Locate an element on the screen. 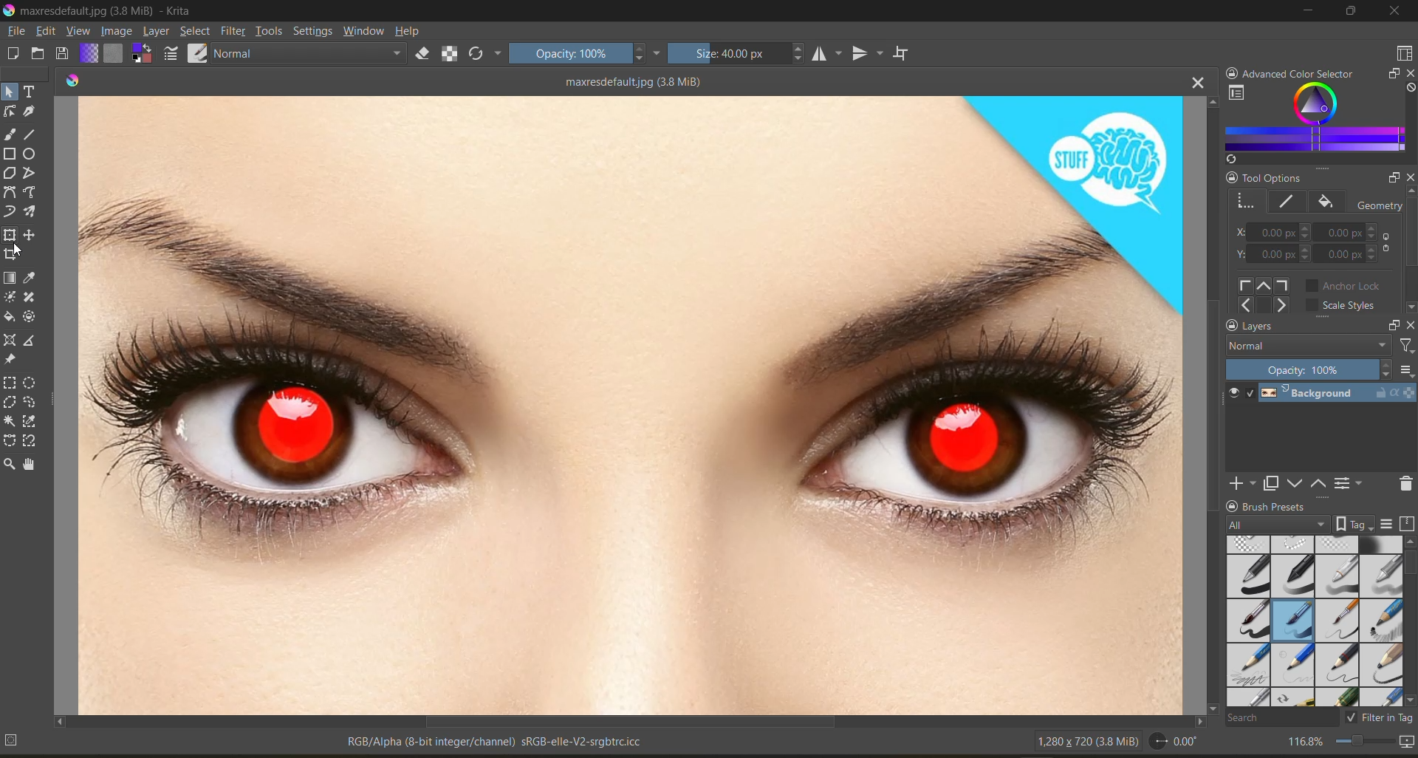 This screenshot has width=1418, height=758. set eraser mode is located at coordinates (430, 55).